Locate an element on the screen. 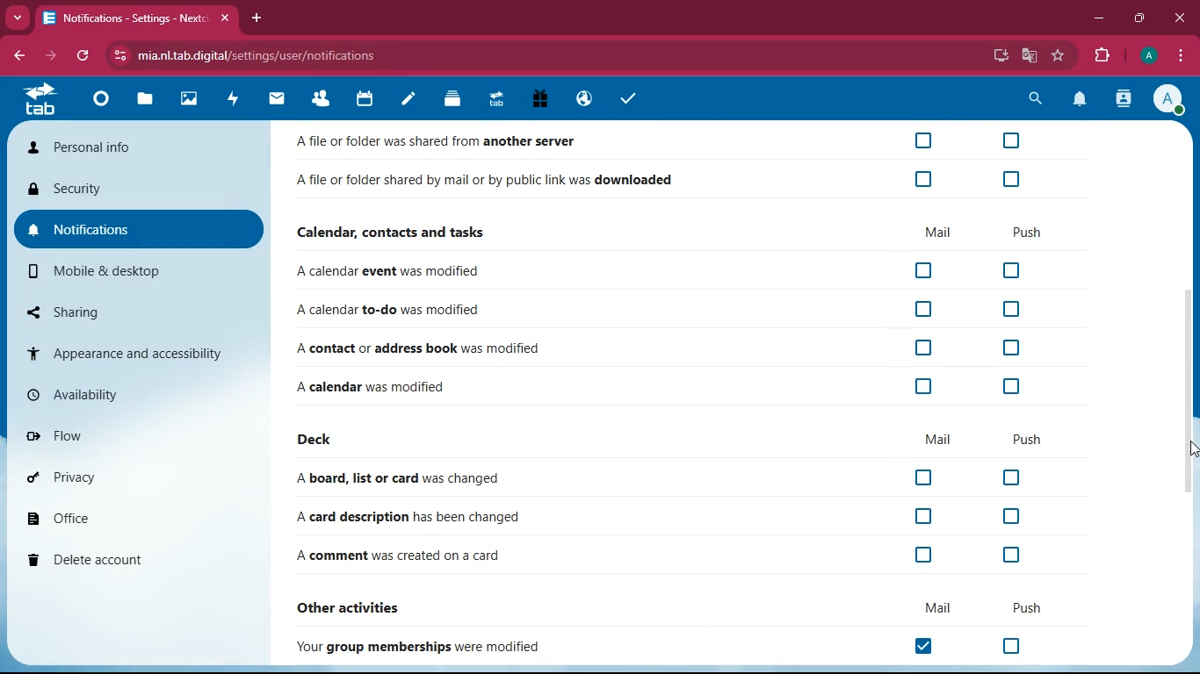  A calendar event was modified is located at coordinates (393, 272).